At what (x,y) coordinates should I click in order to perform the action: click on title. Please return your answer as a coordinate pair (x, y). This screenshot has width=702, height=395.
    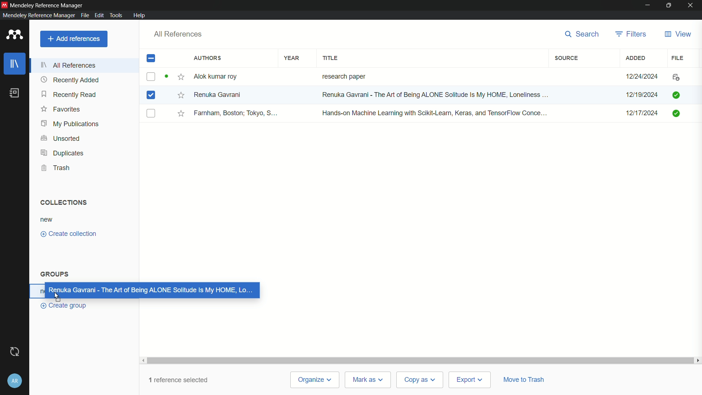
    Looking at the image, I should click on (331, 58).